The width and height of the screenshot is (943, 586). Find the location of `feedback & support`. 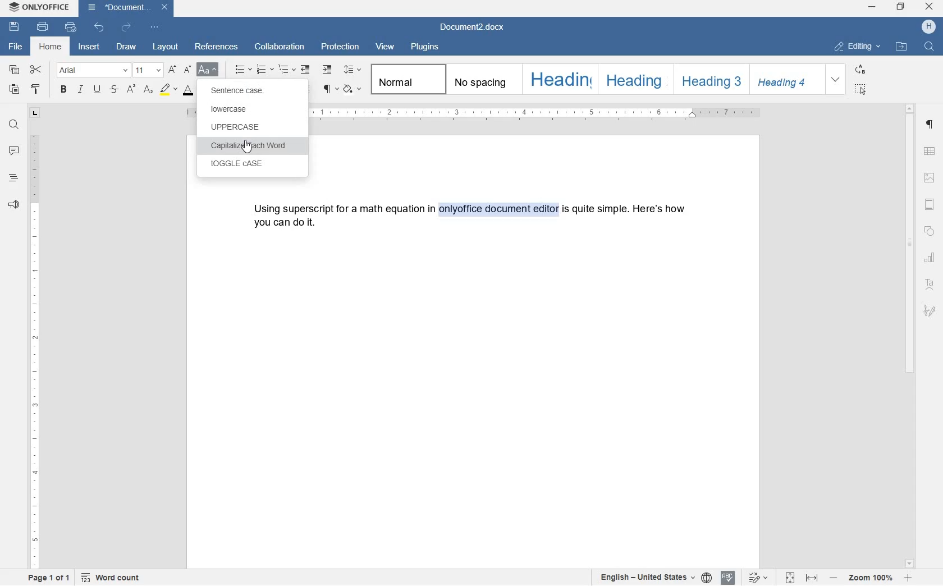

feedback & support is located at coordinates (14, 205).